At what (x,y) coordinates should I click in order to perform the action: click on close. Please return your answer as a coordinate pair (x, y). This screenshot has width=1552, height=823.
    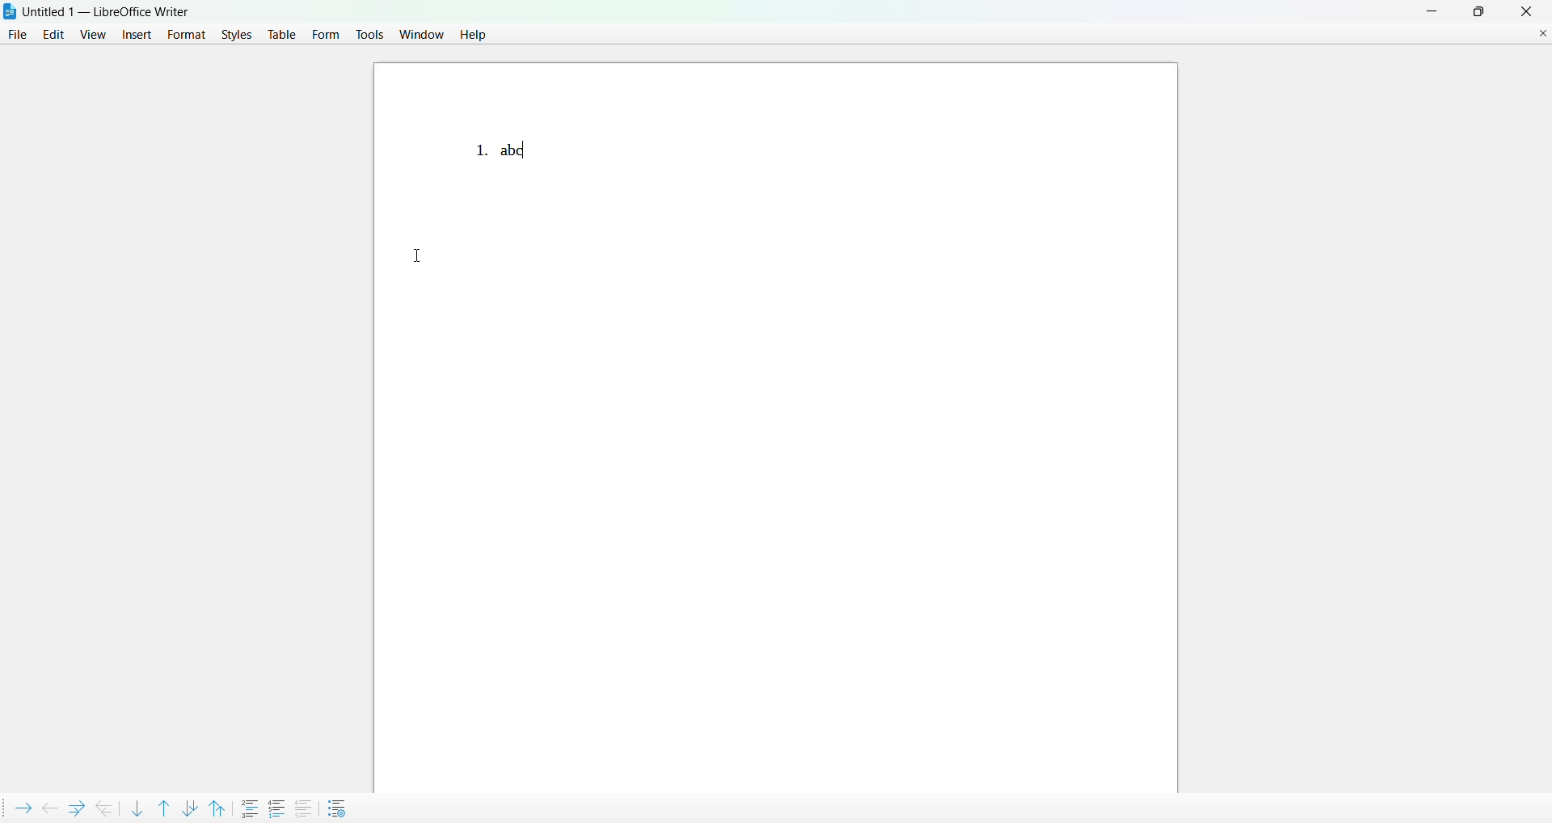
    Looking at the image, I should click on (1525, 11).